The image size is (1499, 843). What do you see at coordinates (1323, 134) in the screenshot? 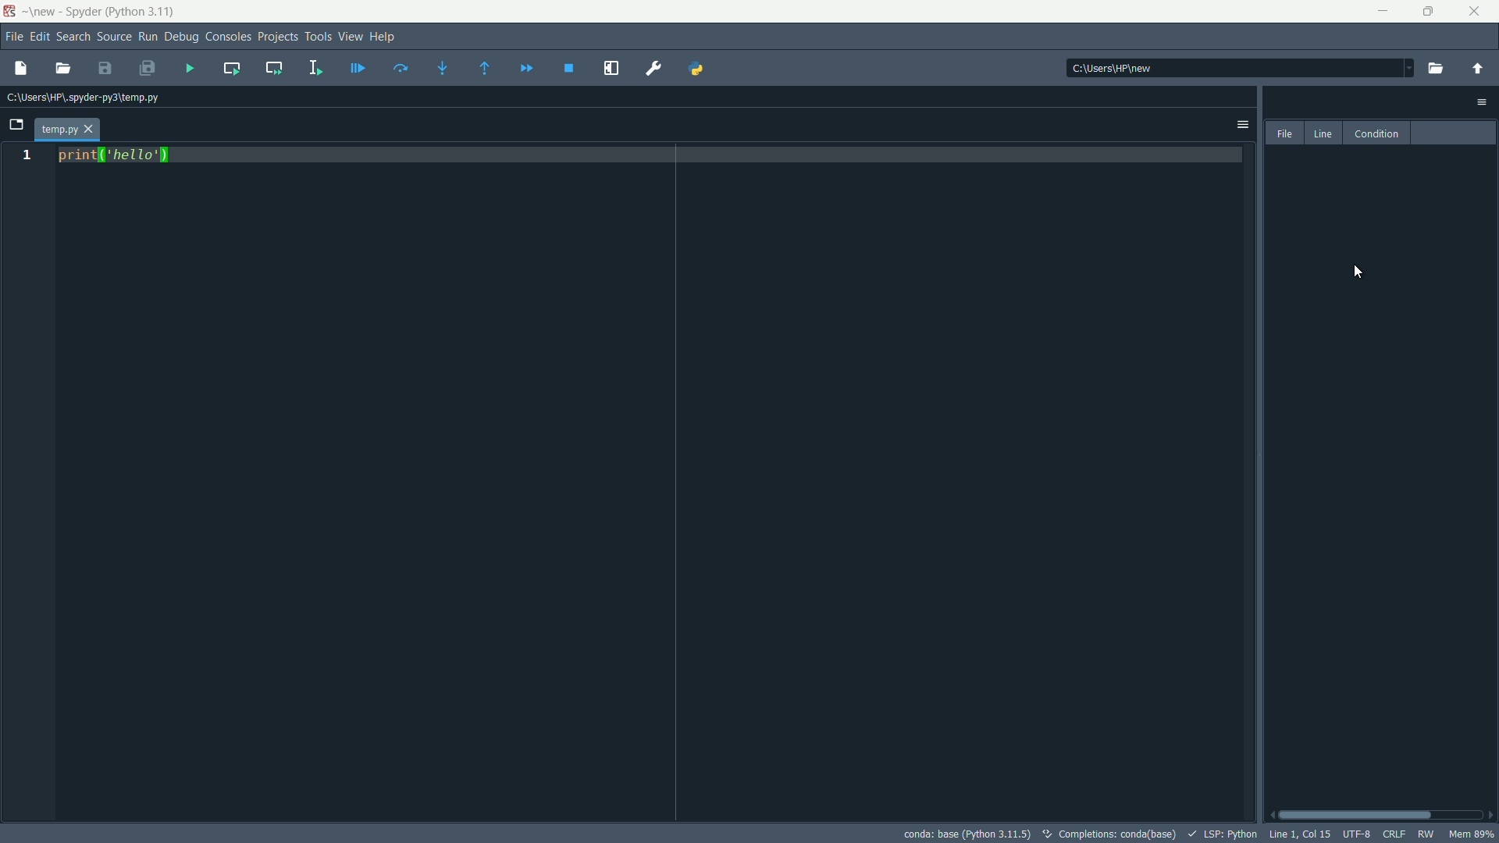
I see `line` at bounding box center [1323, 134].